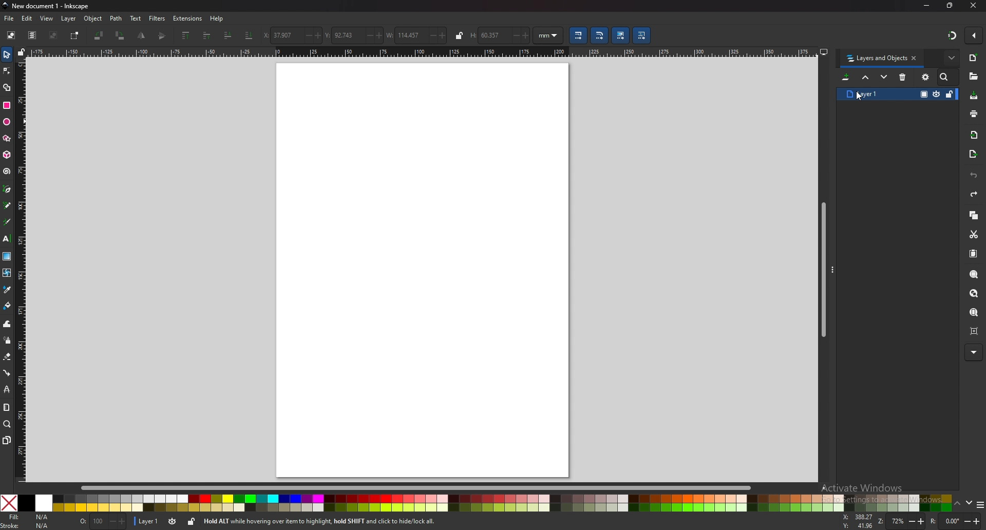  I want to click on opacity, so click(102, 520).